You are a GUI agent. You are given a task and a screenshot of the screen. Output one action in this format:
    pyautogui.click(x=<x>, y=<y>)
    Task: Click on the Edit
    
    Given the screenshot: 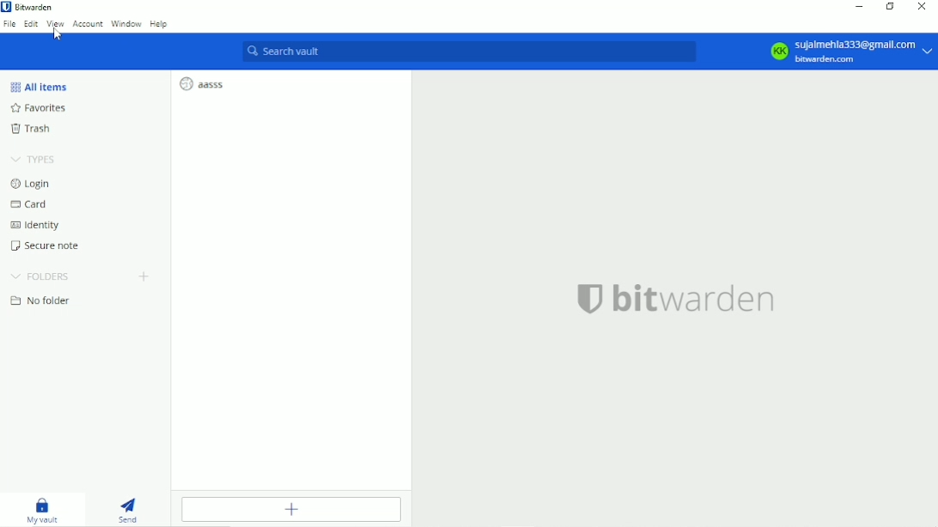 What is the action you would take?
    pyautogui.click(x=31, y=23)
    